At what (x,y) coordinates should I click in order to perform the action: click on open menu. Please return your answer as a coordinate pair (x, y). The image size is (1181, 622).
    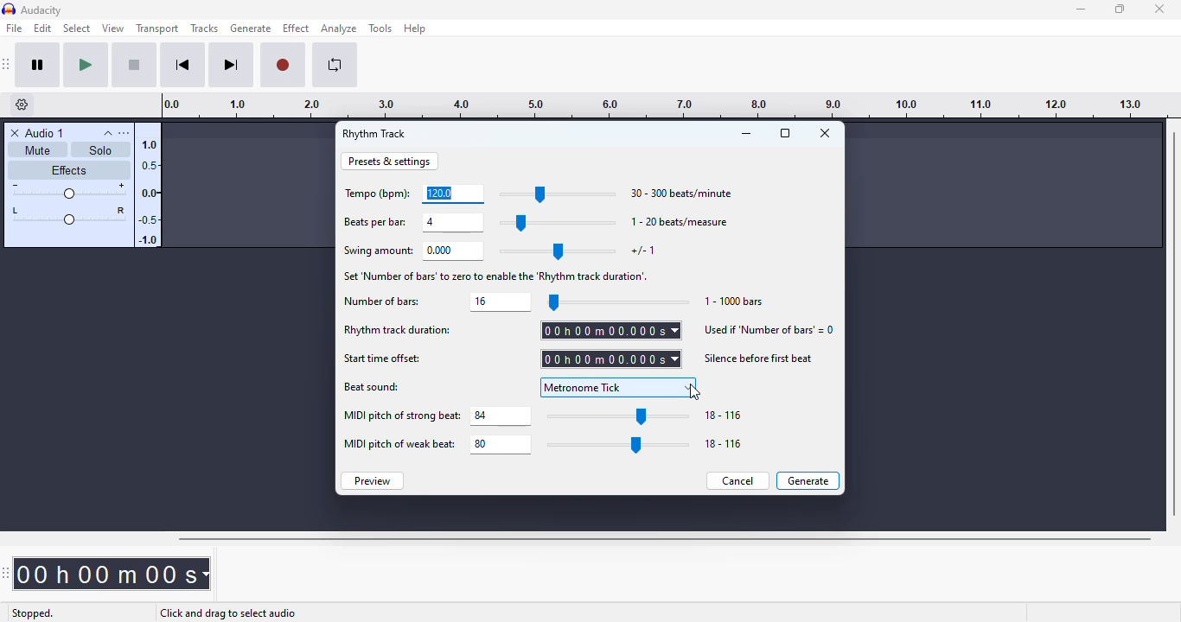
    Looking at the image, I should click on (124, 133).